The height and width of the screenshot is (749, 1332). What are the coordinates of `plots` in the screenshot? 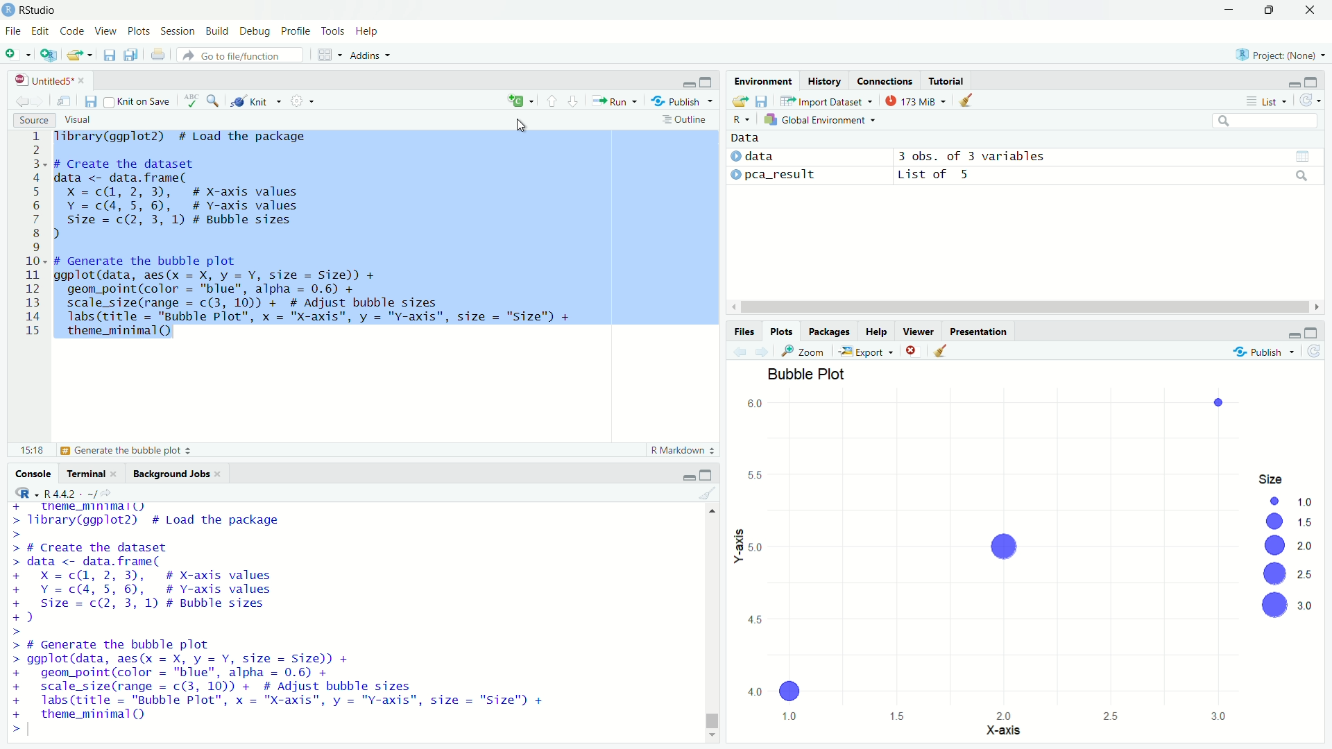 It's located at (783, 332).